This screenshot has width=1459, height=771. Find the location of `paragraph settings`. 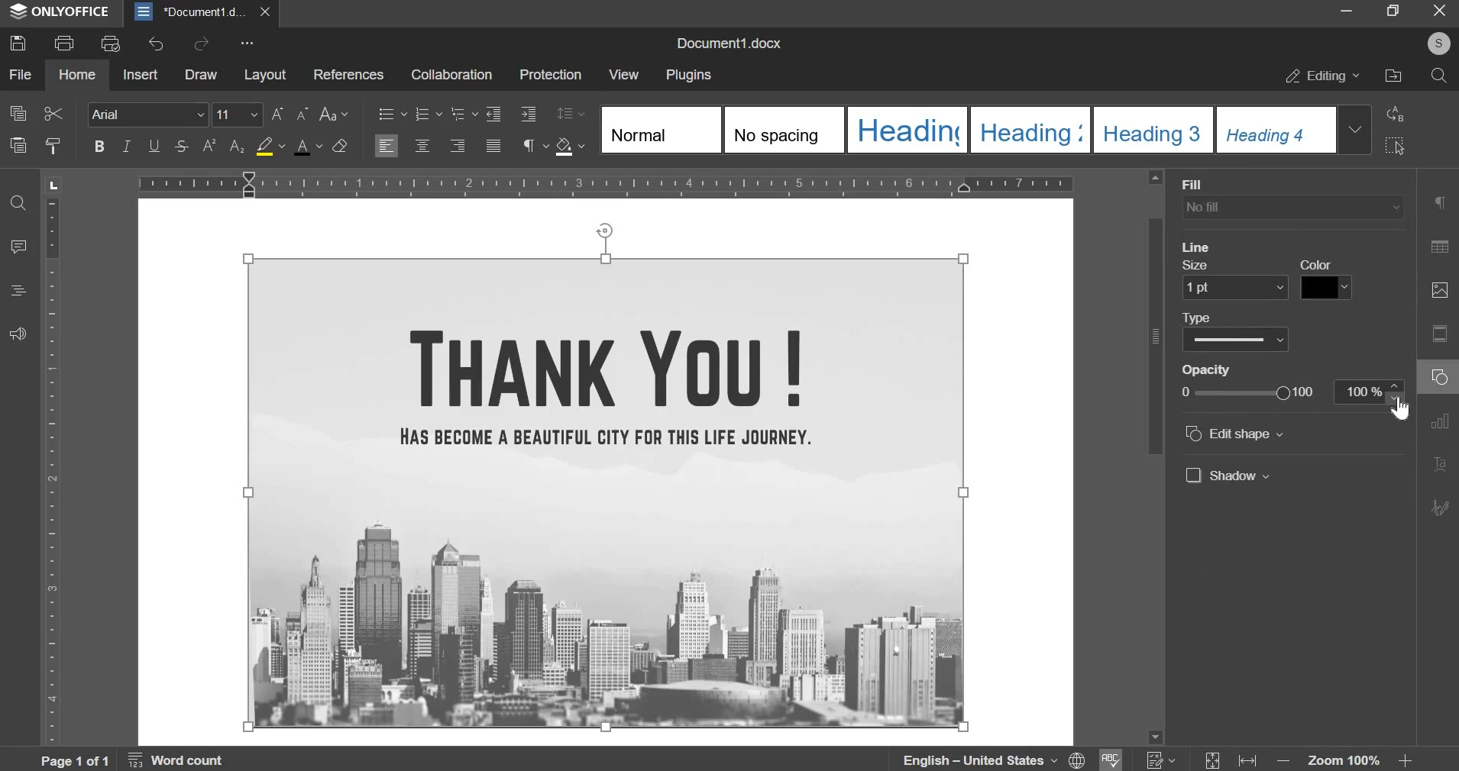

paragraph settings is located at coordinates (533, 146).